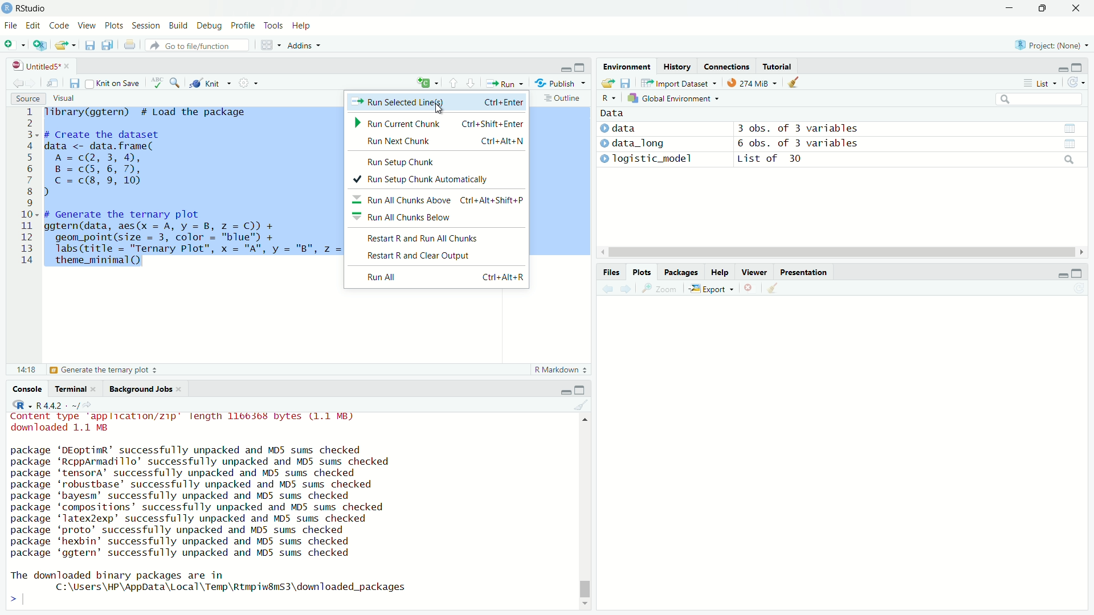 The image size is (1094, 615). What do you see at coordinates (302, 46) in the screenshot?
I see `Addins ~` at bounding box center [302, 46].